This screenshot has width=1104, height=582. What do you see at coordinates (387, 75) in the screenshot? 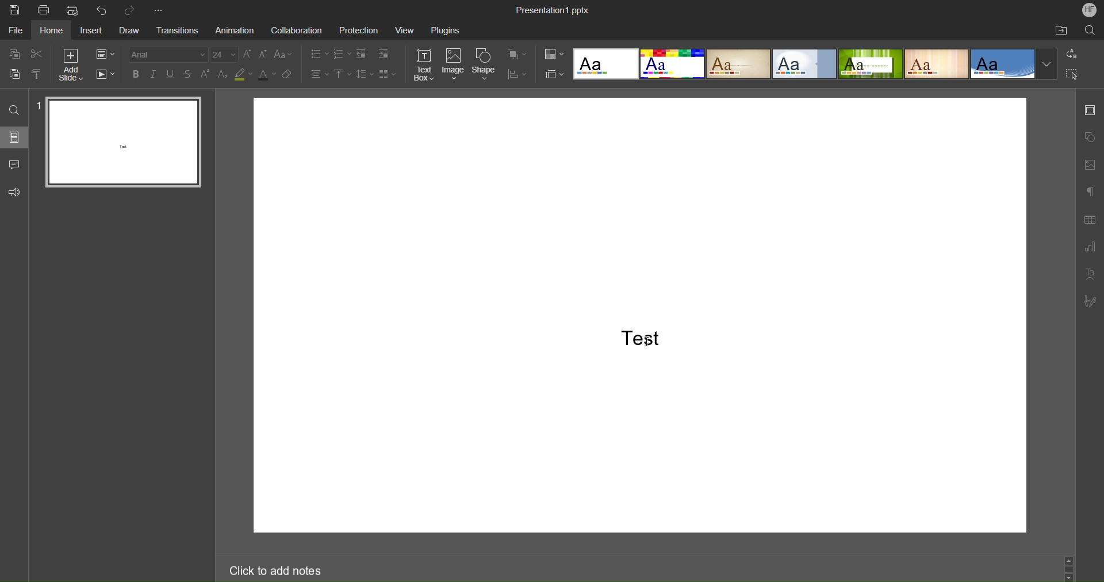
I see `Columns` at bounding box center [387, 75].